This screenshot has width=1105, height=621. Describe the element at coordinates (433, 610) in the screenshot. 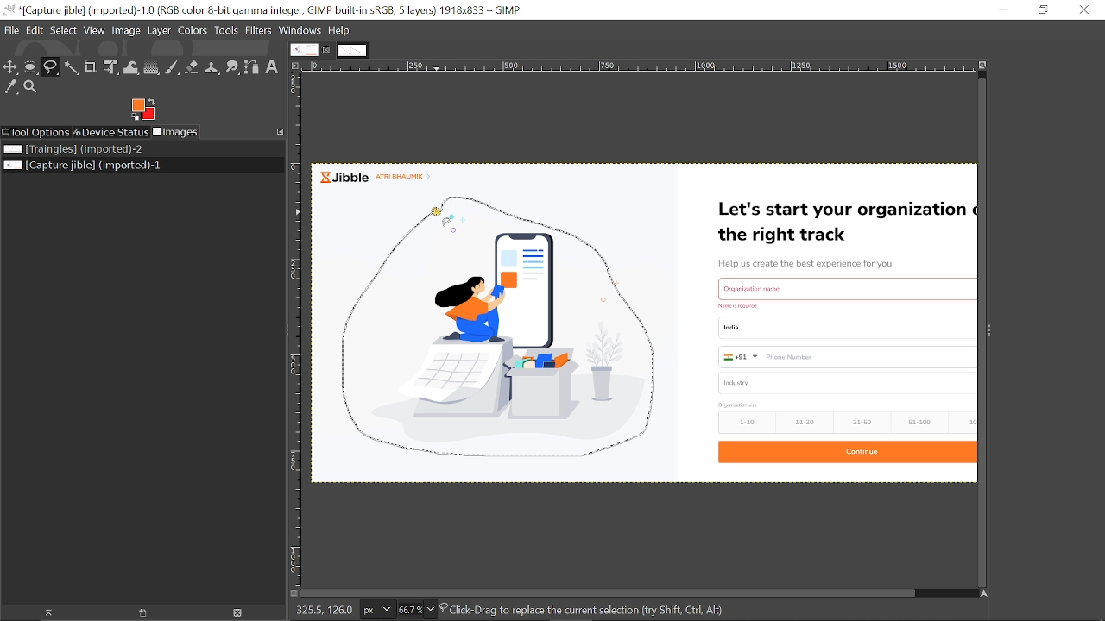

I see `Zoom options` at that location.